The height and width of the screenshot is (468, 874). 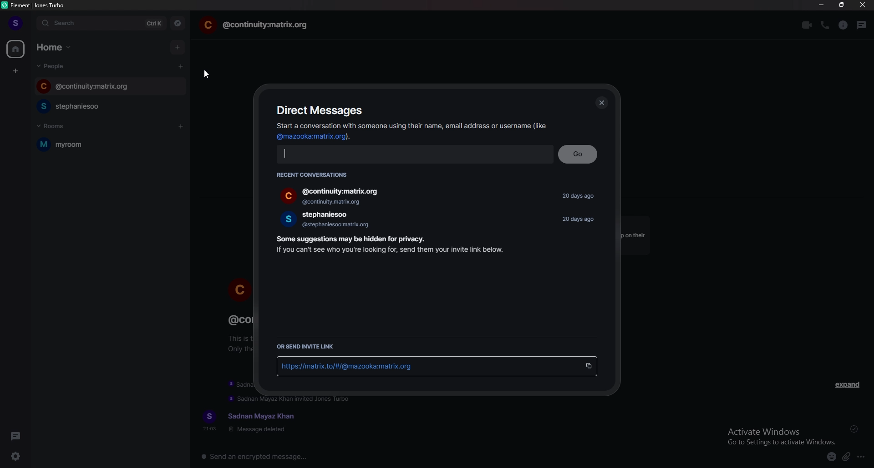 I want to click on create space, so click(x=16, y=72).